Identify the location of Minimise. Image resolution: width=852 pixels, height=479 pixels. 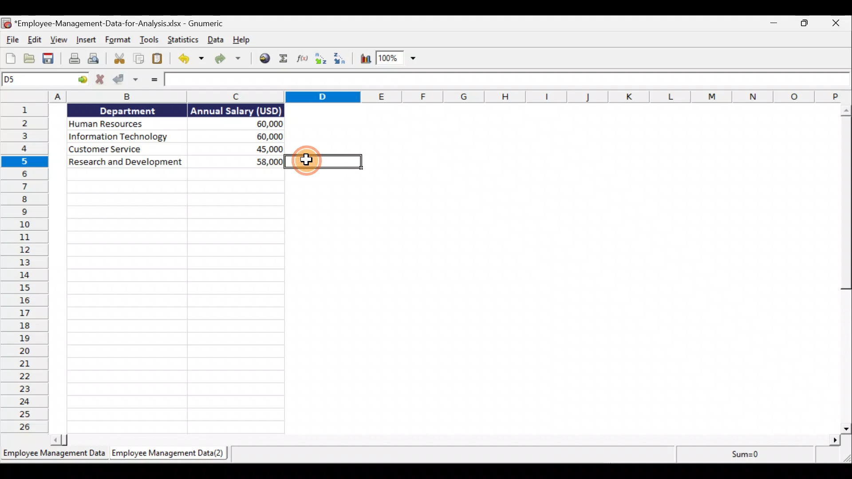
(776, 25).